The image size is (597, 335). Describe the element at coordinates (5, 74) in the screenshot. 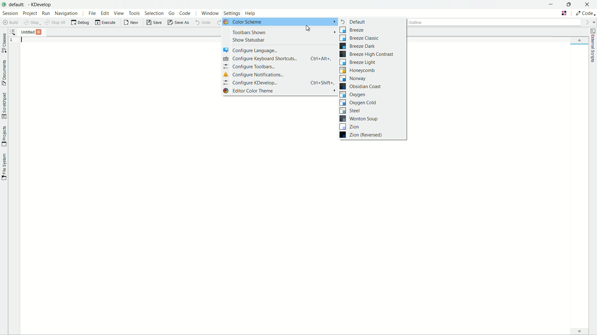

I see `toggle documents` at that location.